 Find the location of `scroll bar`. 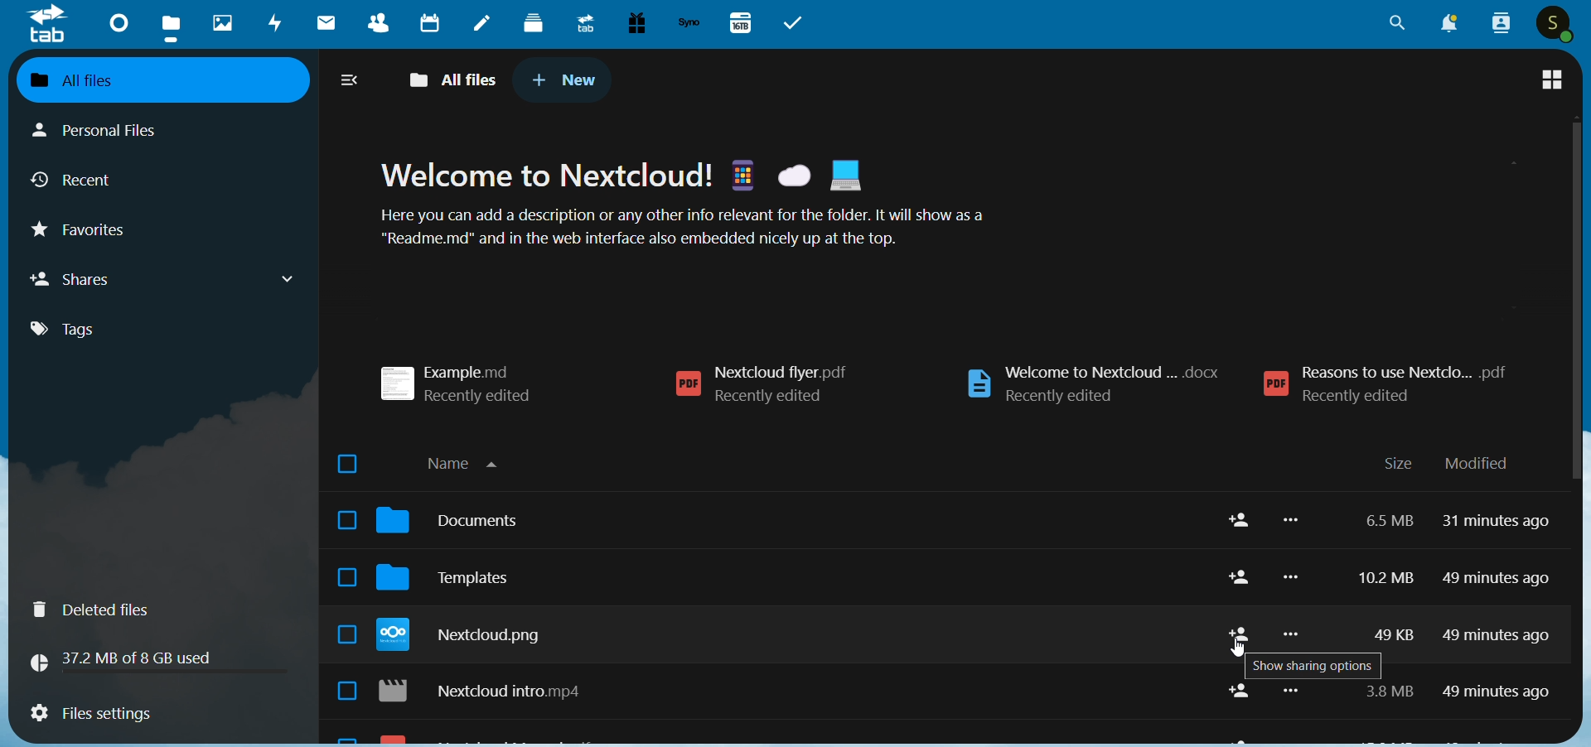

scroll bar is located at coordinates (1574, 299).